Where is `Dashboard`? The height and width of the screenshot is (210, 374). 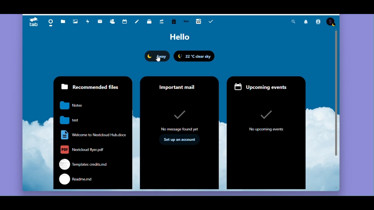
Dashboard is located at coordinates (50, 22).